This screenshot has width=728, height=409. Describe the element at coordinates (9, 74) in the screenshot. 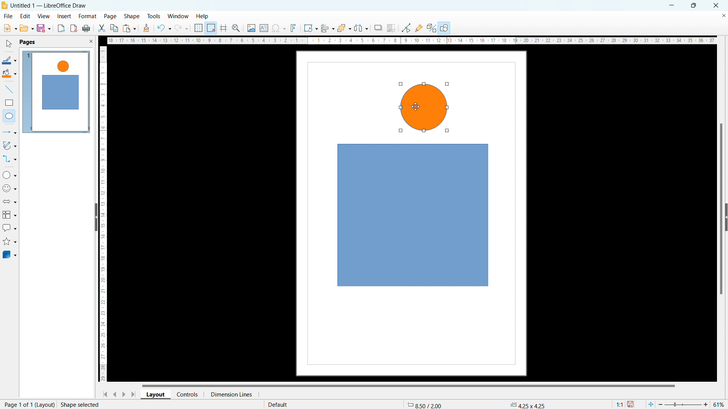

I see `fill color` at that location.